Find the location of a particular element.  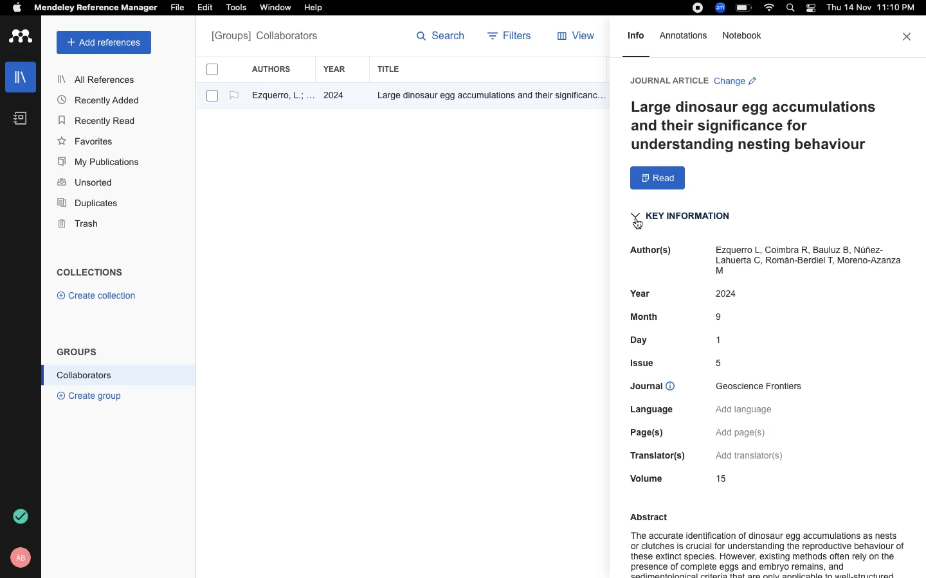

Unsorted is located at coordinates (87, 183).